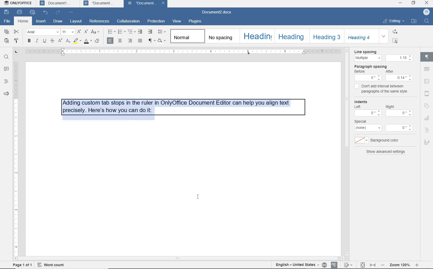  Describe the element at coordinates (16, 32) in the screenshot. I see `cut` at that location.